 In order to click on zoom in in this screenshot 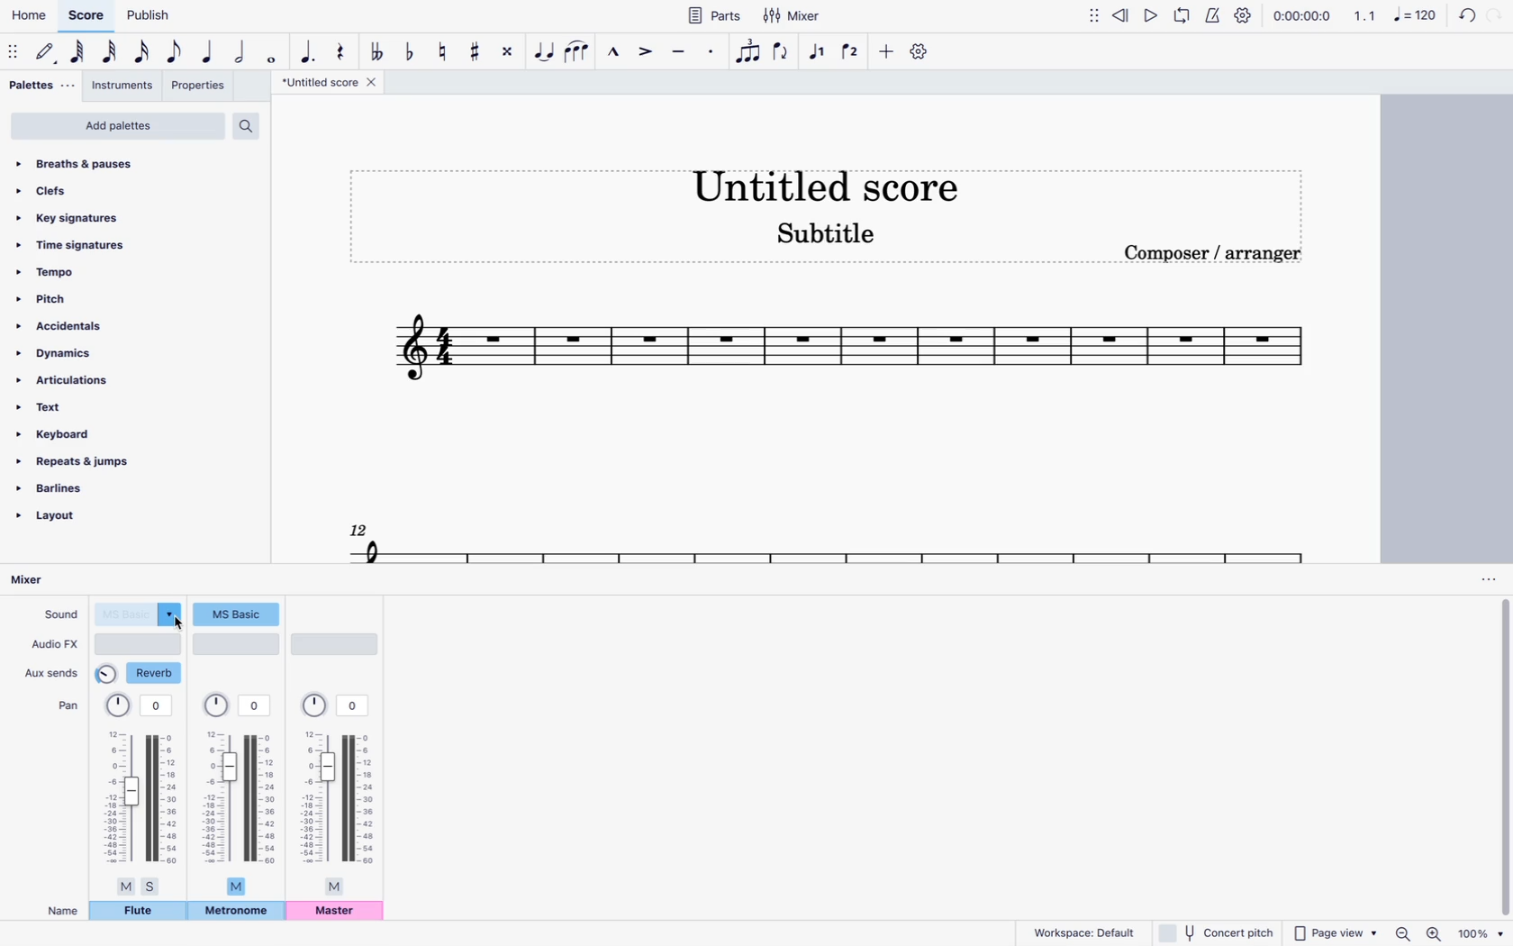, I will do `click(1436, 932)`.